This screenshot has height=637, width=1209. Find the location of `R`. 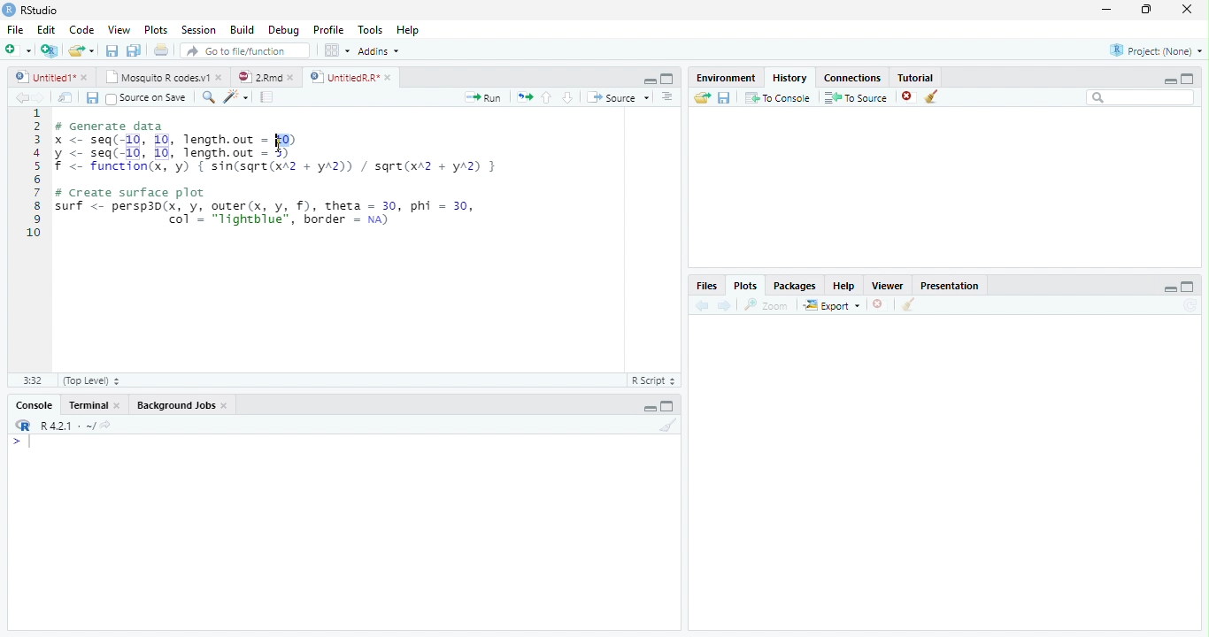

R is located at coordinates (21, 425).